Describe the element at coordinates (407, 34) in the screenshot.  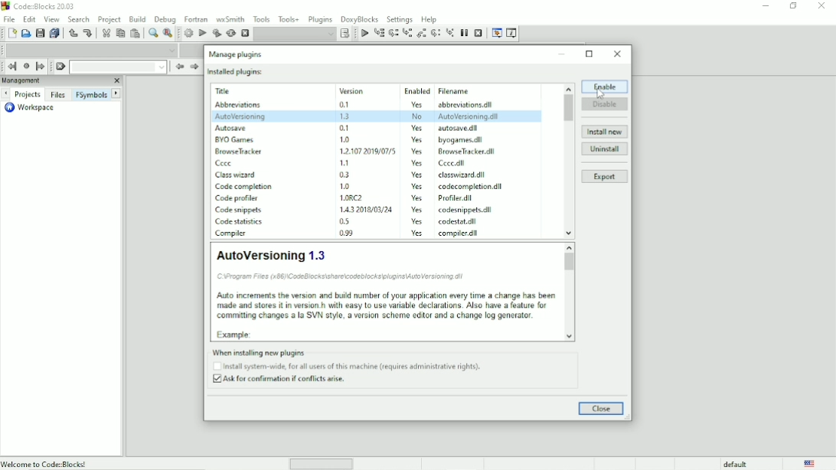
I see `Step into` at that location.